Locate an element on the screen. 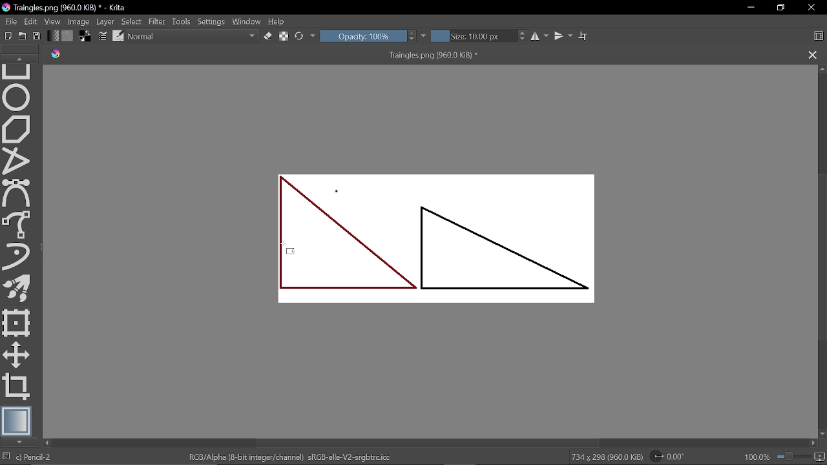  Vertical mirror is located at coordinates (563, 37).